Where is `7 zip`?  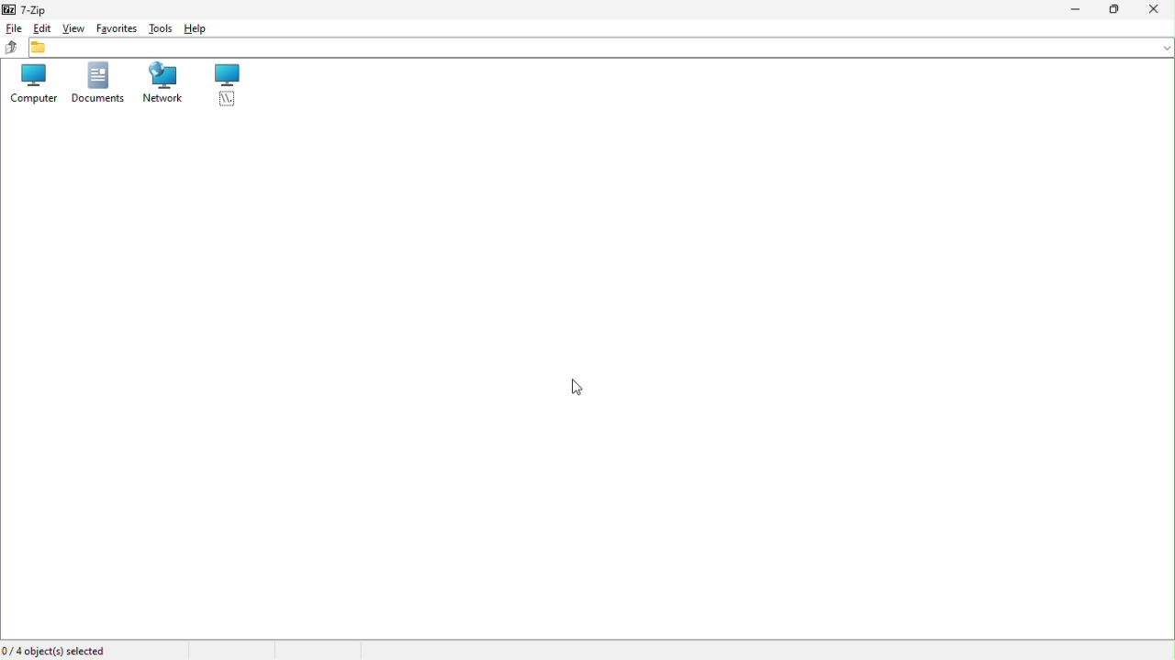
7 zip is located at coordinates (32, 9).